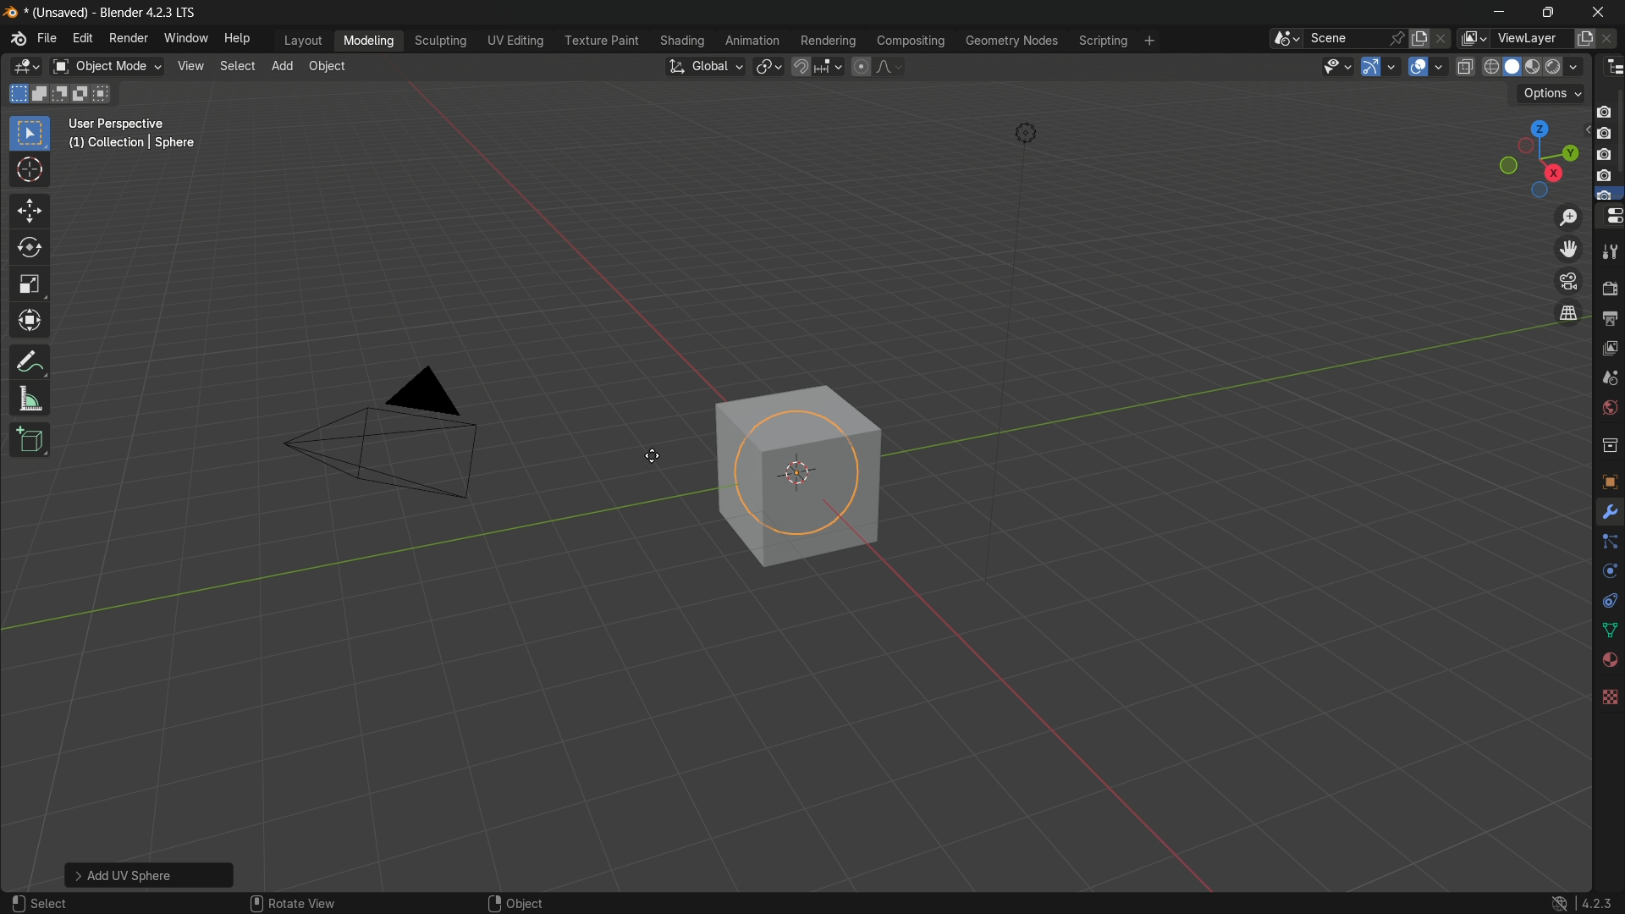 The height and width of the screenshot is (914, 1625). What do you see at coordinates (35, 439) in the screenshot?
I see `add cube` at bounding box center [35, 439].